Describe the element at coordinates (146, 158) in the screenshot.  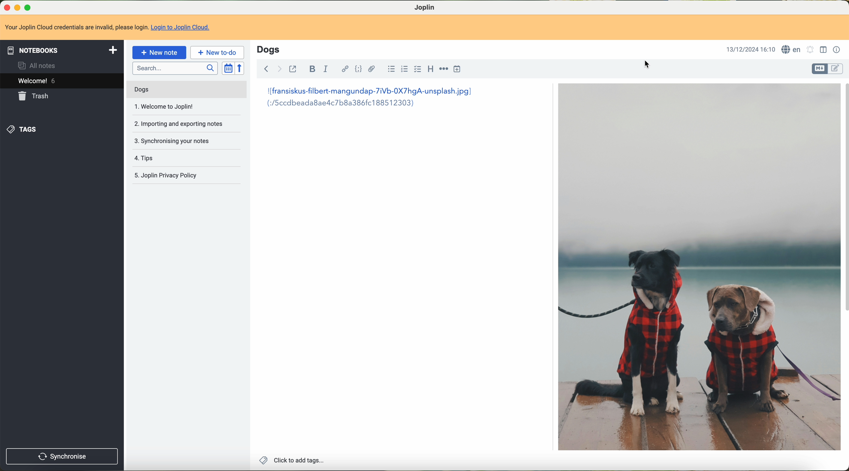
I see `tips note` at that location.